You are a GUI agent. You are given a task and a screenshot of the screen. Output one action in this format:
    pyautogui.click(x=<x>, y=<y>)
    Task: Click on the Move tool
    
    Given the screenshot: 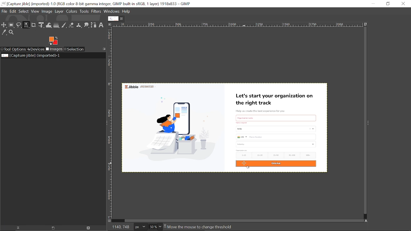 What is the action you would take?
    pyautogui.click(x=4, y=25)
    